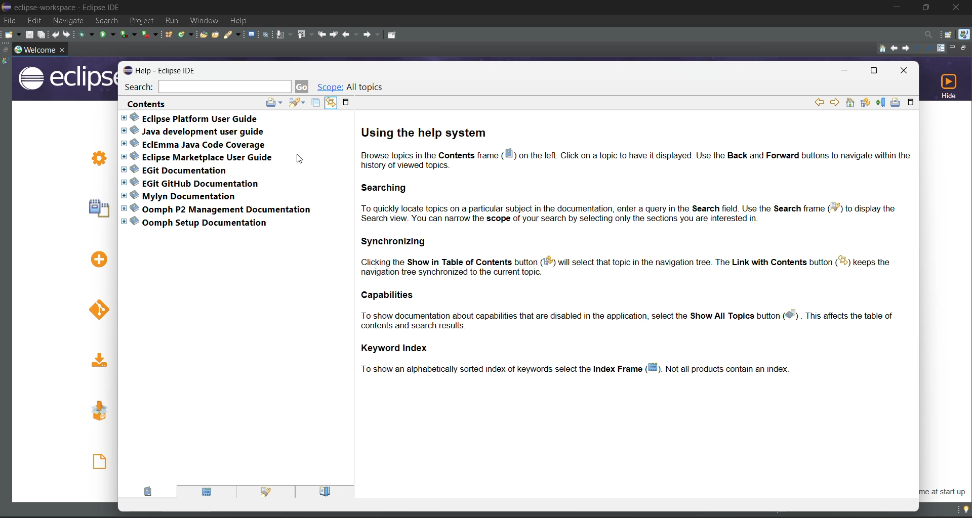 This screenshot has width=972, height=518. Describe the element at coordinates (216, 208) in the screenshot. I see `Oomph P2 management documentation` at that location.